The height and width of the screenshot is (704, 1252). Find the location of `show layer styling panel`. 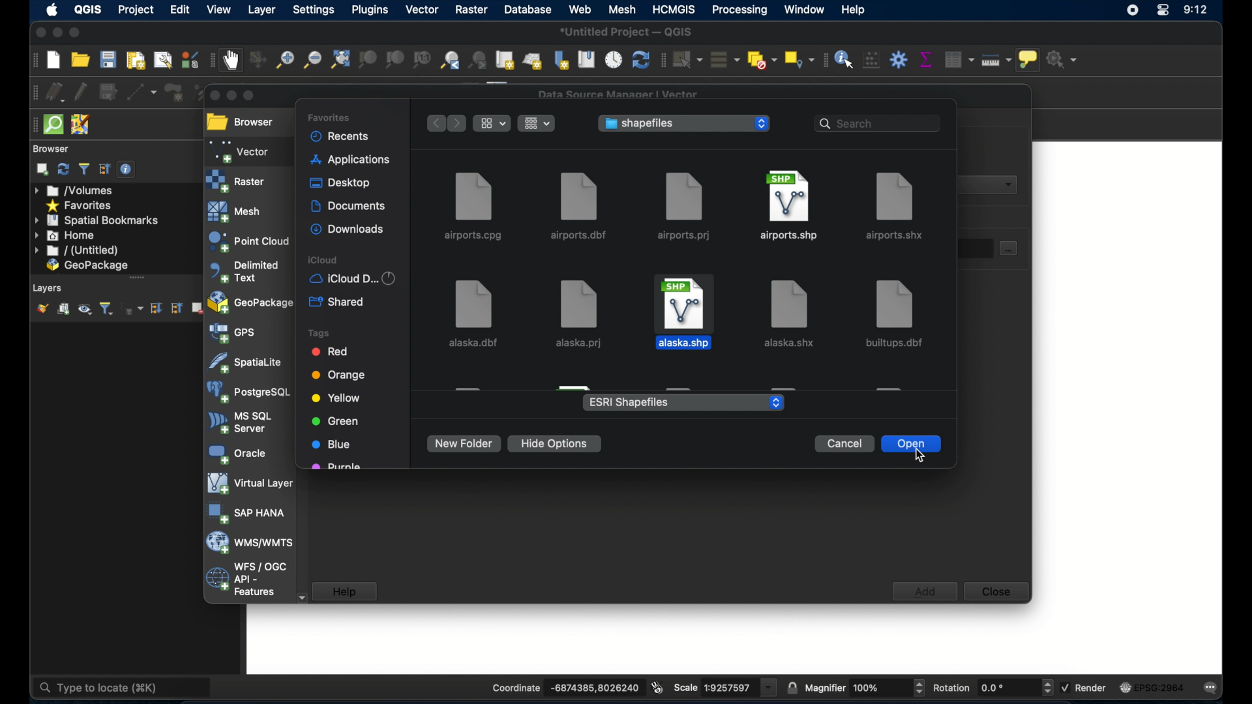

show layer styling panel is located at coordinates (42, 309).